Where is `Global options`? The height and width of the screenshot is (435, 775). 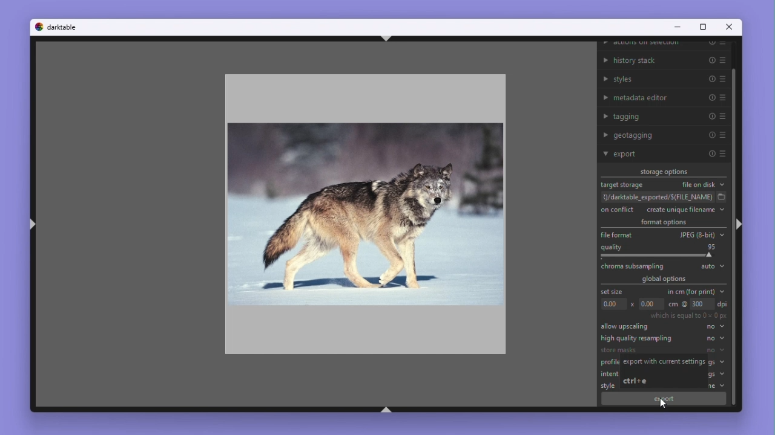 Global options is located at coordinates (664, 279).